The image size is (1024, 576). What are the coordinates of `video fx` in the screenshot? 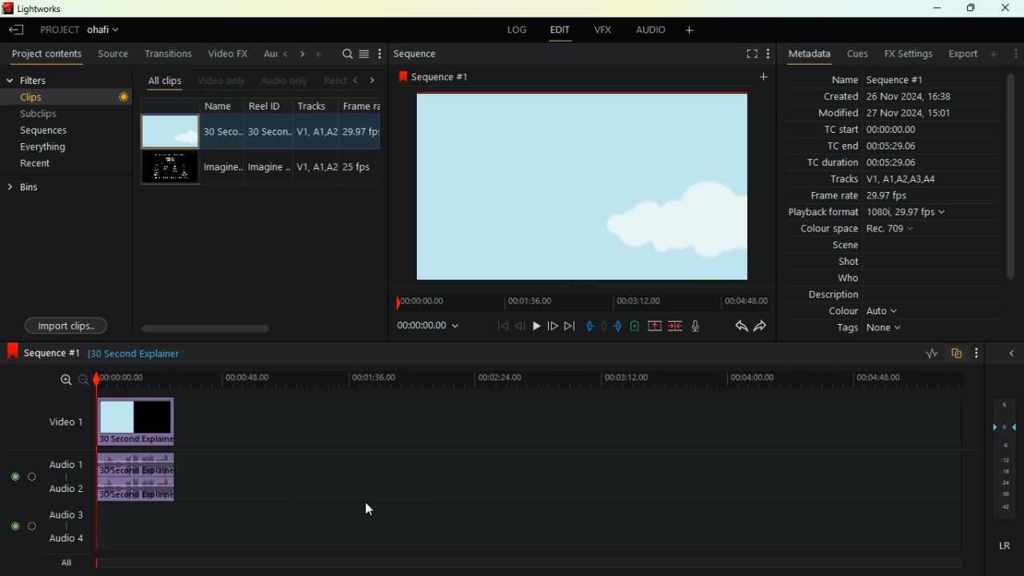 It's located at (226, 53).